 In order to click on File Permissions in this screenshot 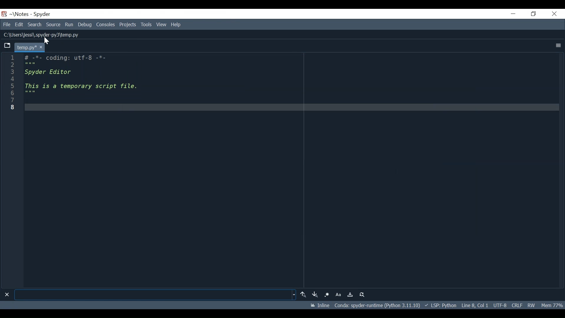, I will do `click(533, 304)`.